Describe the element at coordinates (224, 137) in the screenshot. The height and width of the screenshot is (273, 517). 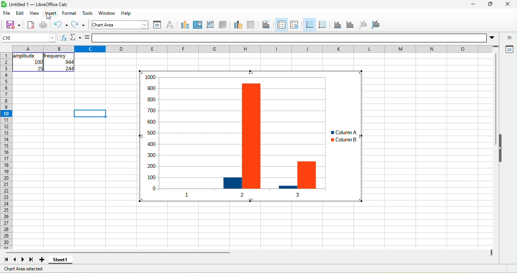
I see `chart` at that location.